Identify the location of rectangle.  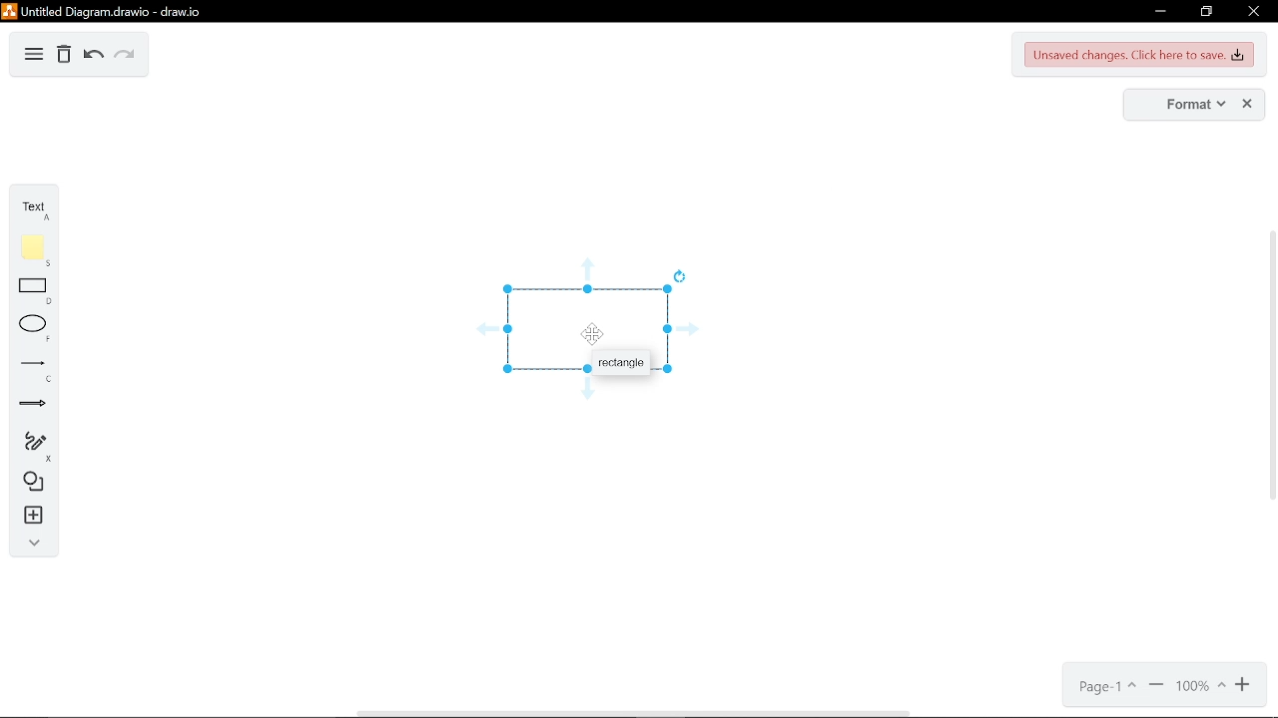
(36, 293).